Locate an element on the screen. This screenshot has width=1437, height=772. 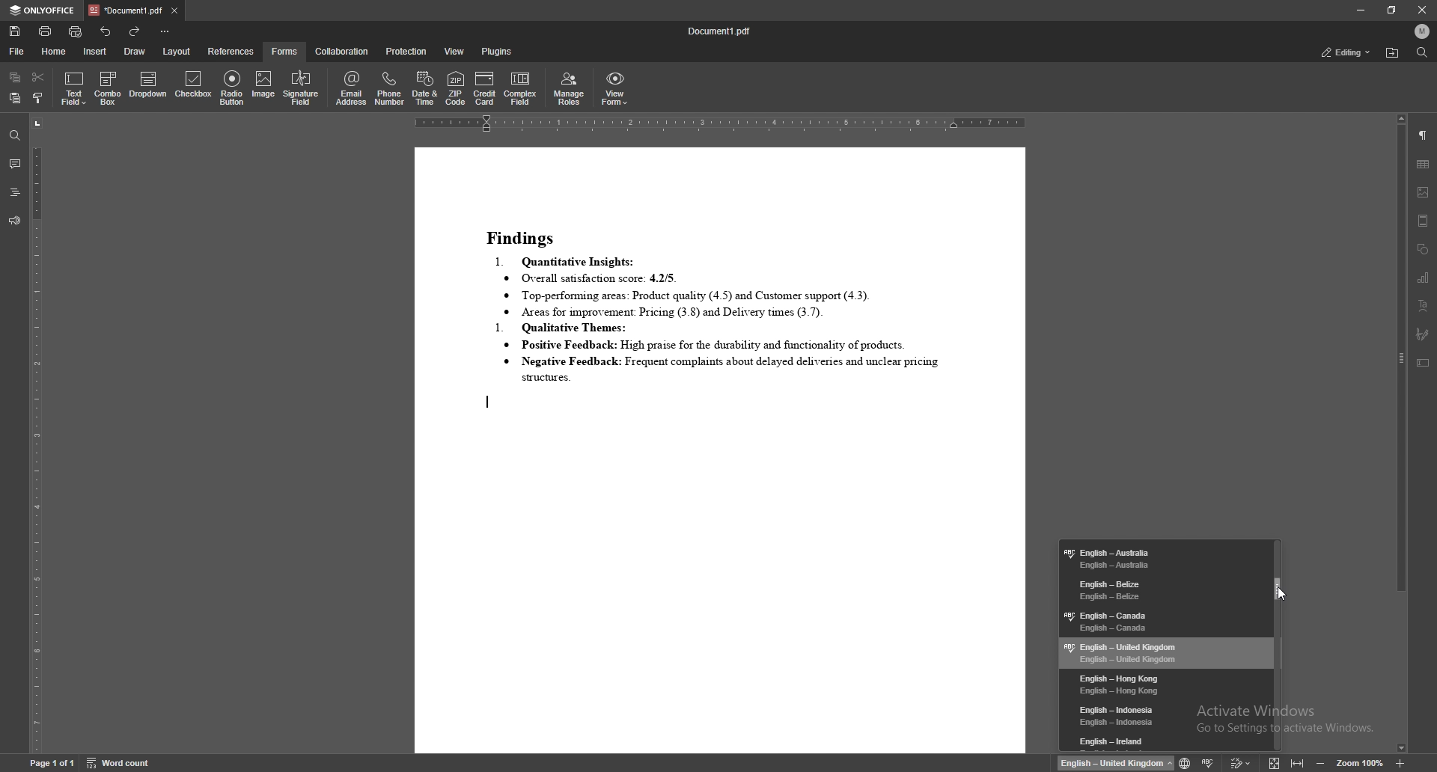
decrease zoom is located at coordinates (1319, 762).